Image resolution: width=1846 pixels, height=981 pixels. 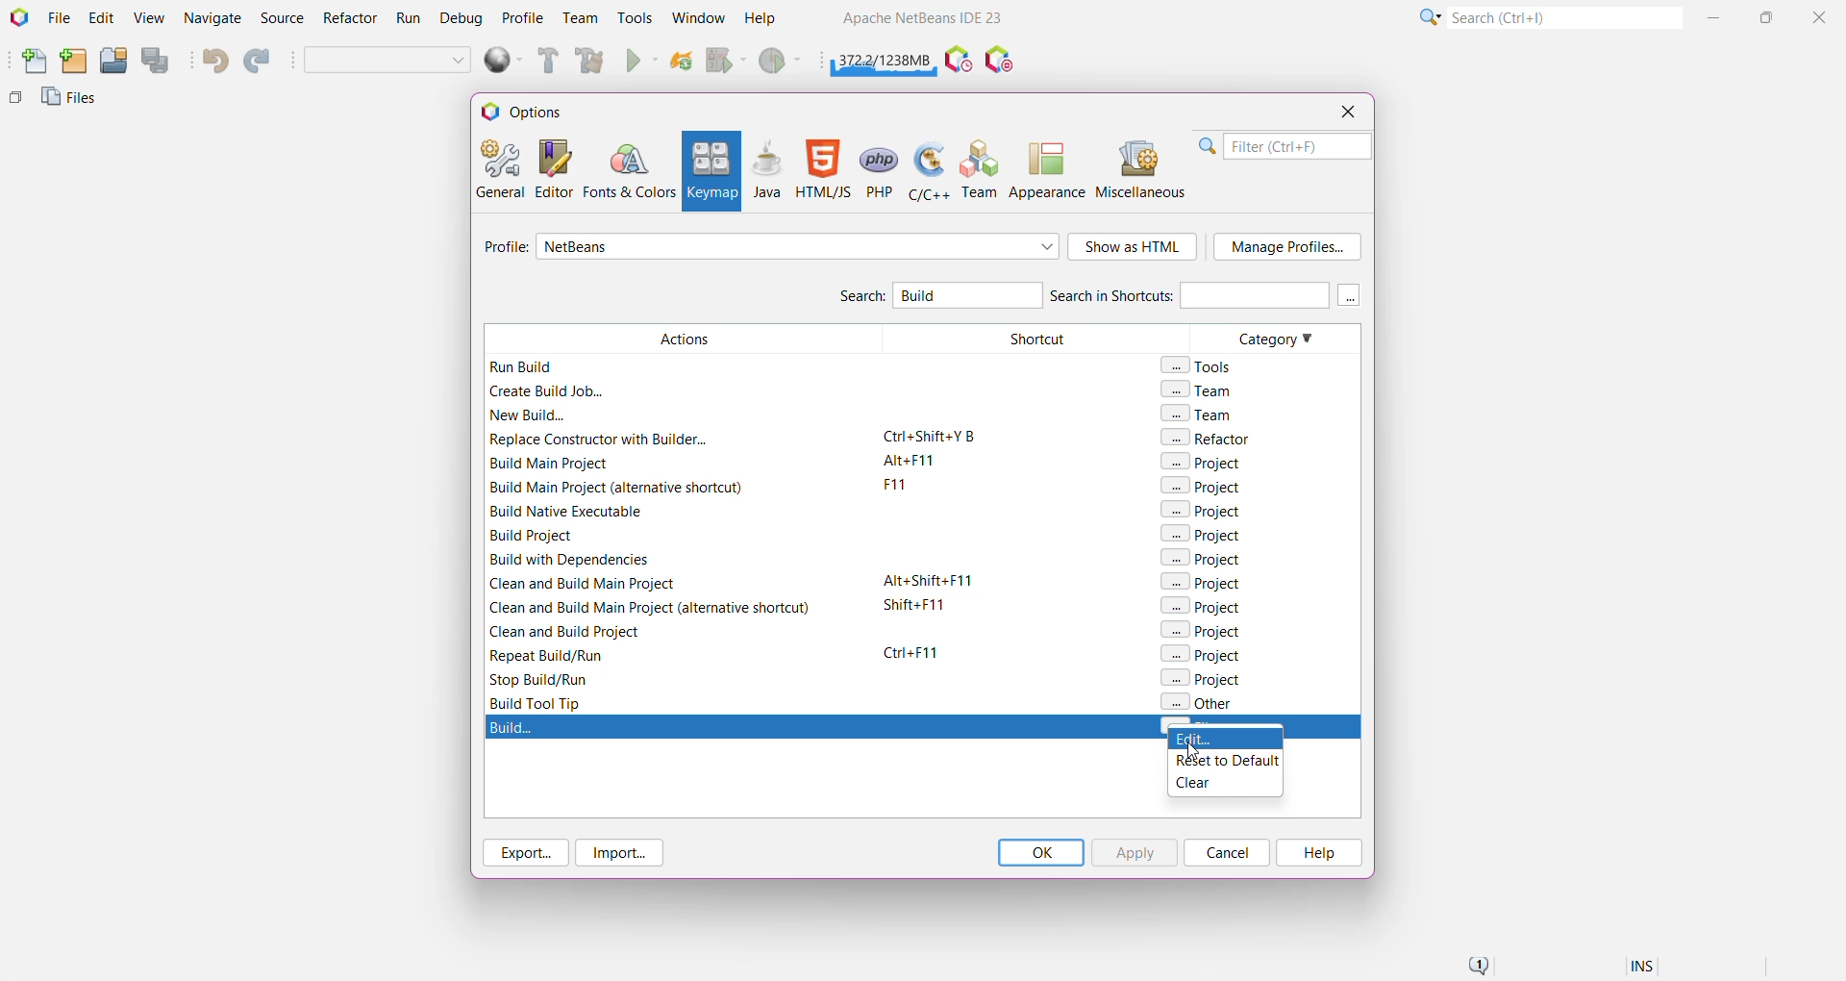 I want to click on Select required profile from the list, so click(x=798, y=246).